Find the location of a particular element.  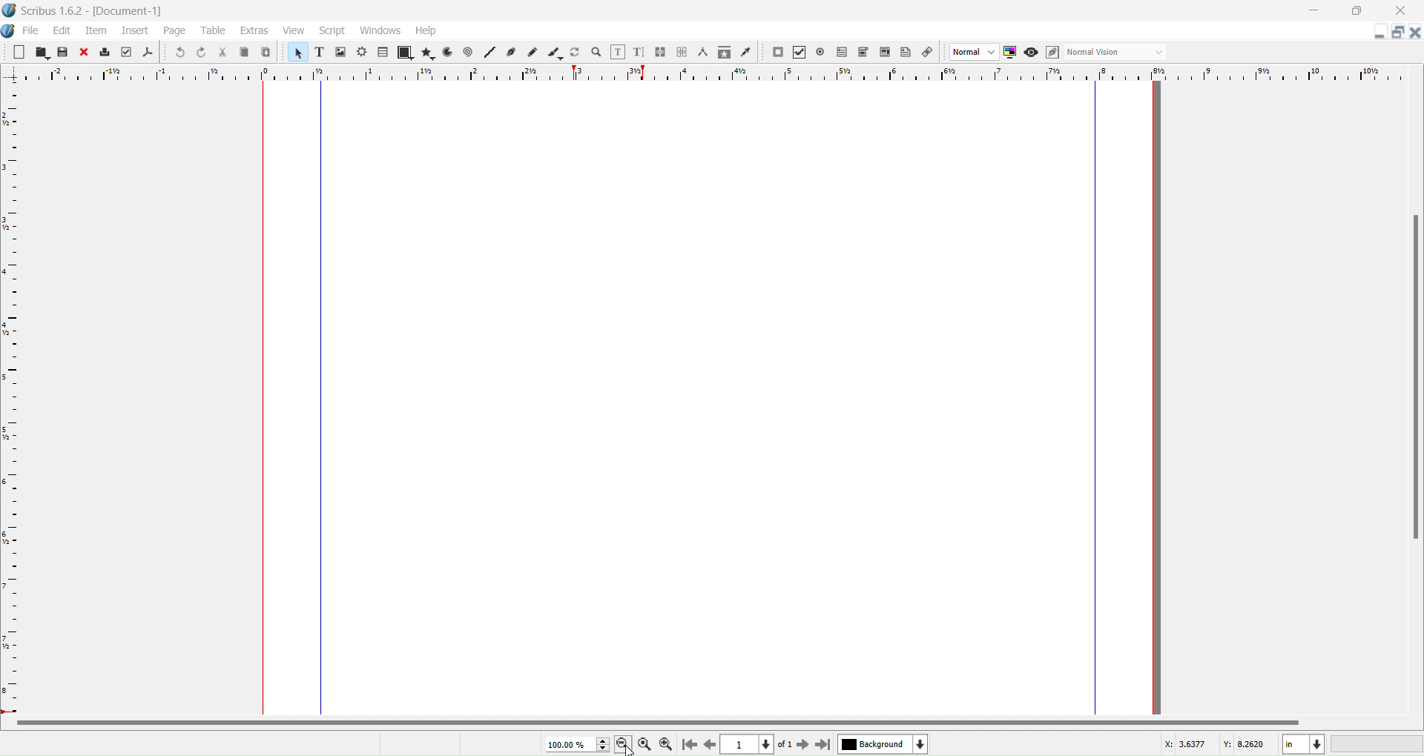

Preview Mode is located at coordinates (1031, 52).